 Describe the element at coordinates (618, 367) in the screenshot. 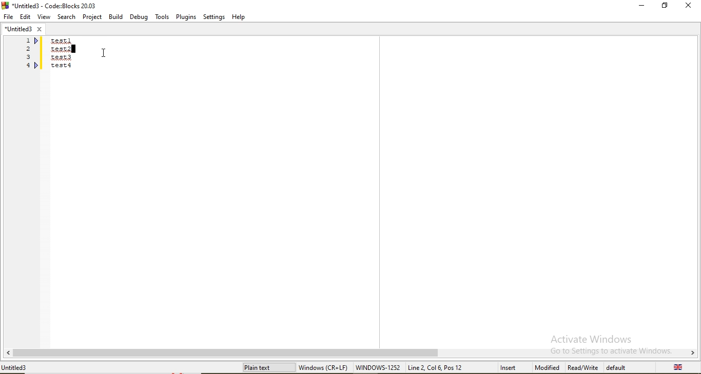

I see `default` at that location.